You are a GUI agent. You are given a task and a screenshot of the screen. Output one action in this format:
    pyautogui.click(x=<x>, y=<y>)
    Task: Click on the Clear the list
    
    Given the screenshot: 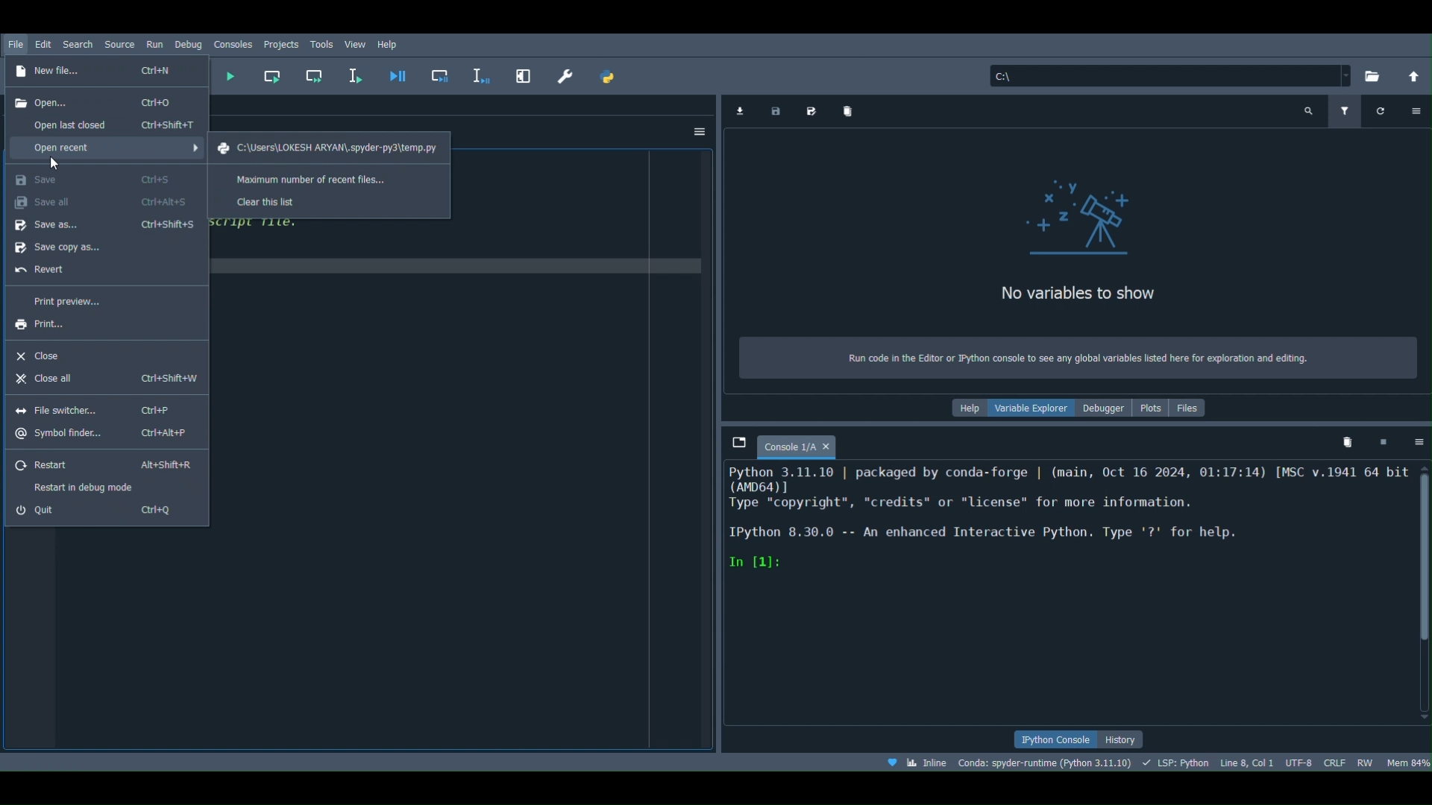 What is the action you would take?
    pyautogui.click(x=268, y=201)
    